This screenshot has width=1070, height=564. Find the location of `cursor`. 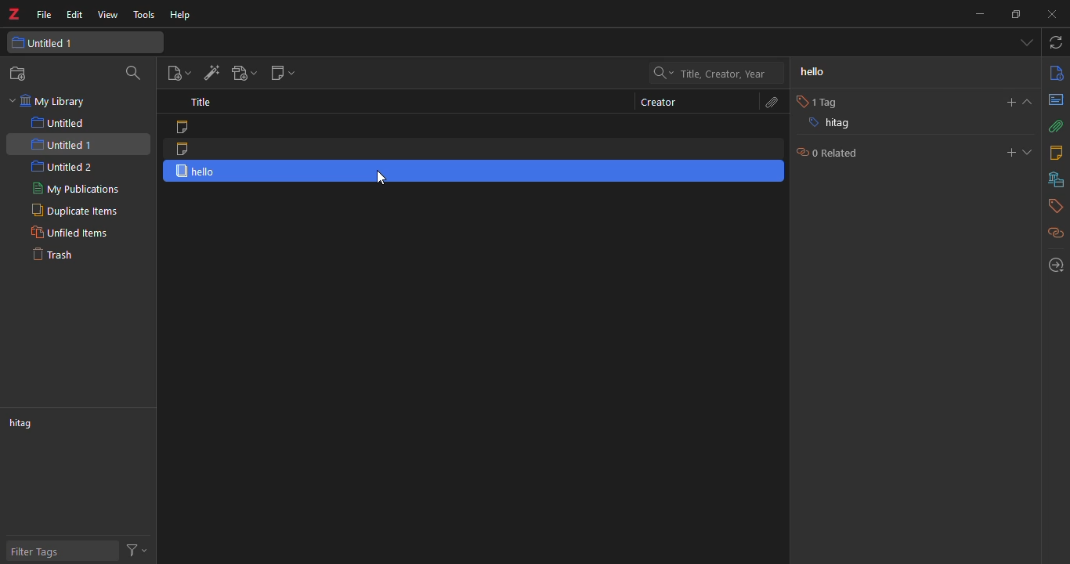

cursor is located at coordinates (387, 178).